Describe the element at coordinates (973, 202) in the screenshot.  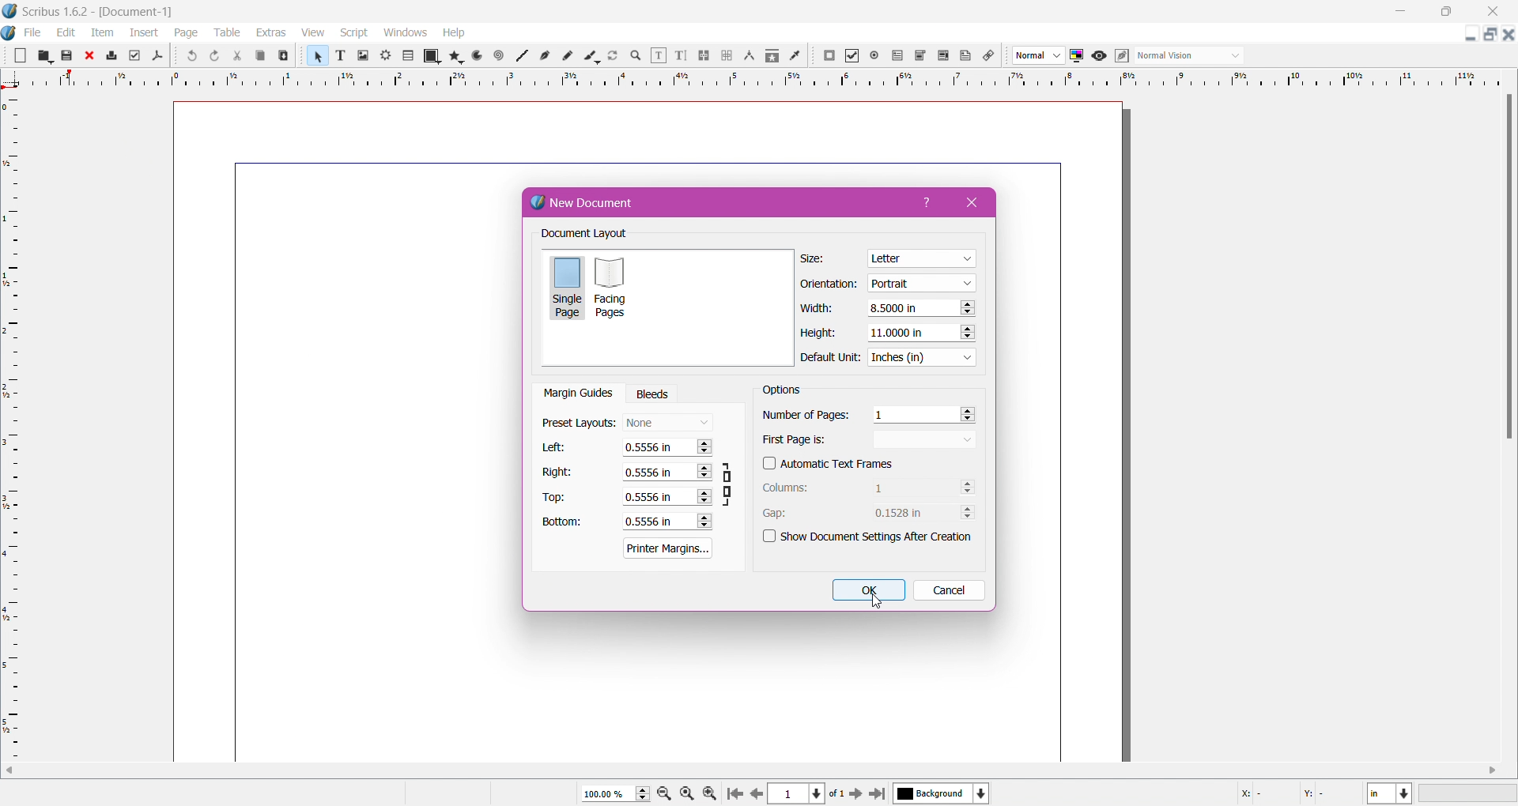
I see `close tab` at that location.